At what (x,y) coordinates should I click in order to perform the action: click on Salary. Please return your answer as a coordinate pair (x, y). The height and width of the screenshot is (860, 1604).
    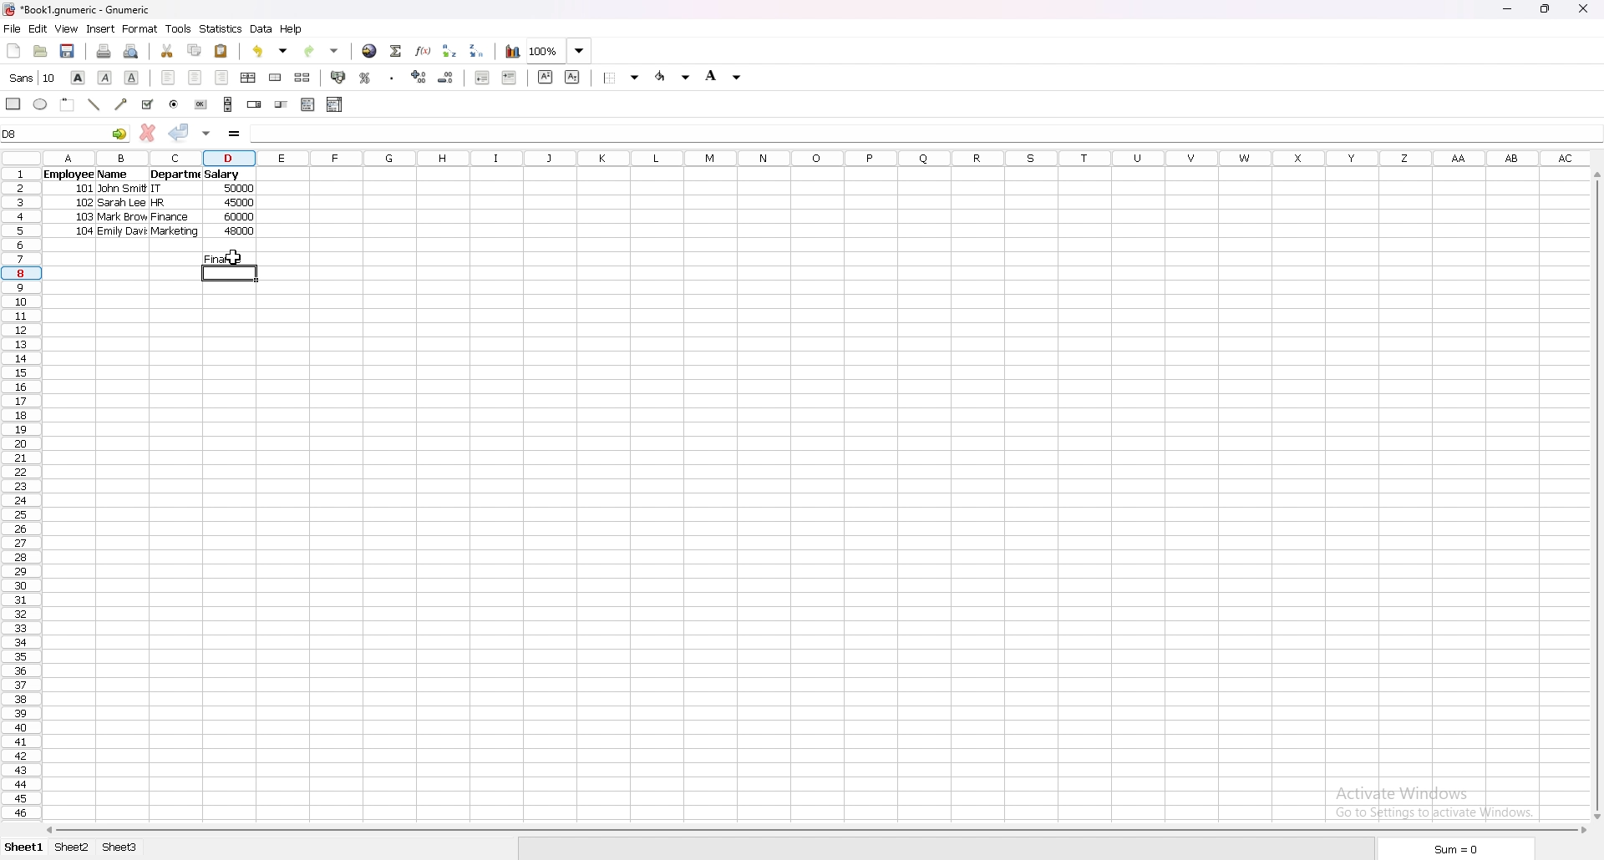
    Looking at the image, I should click on (224, 175).